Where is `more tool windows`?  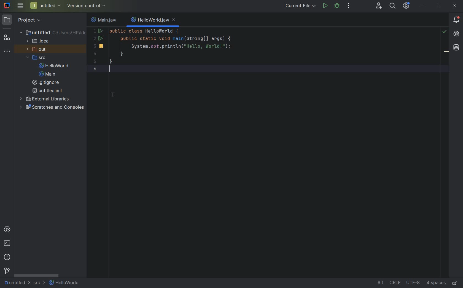
more tool windows is located at coordinates (7, 52).